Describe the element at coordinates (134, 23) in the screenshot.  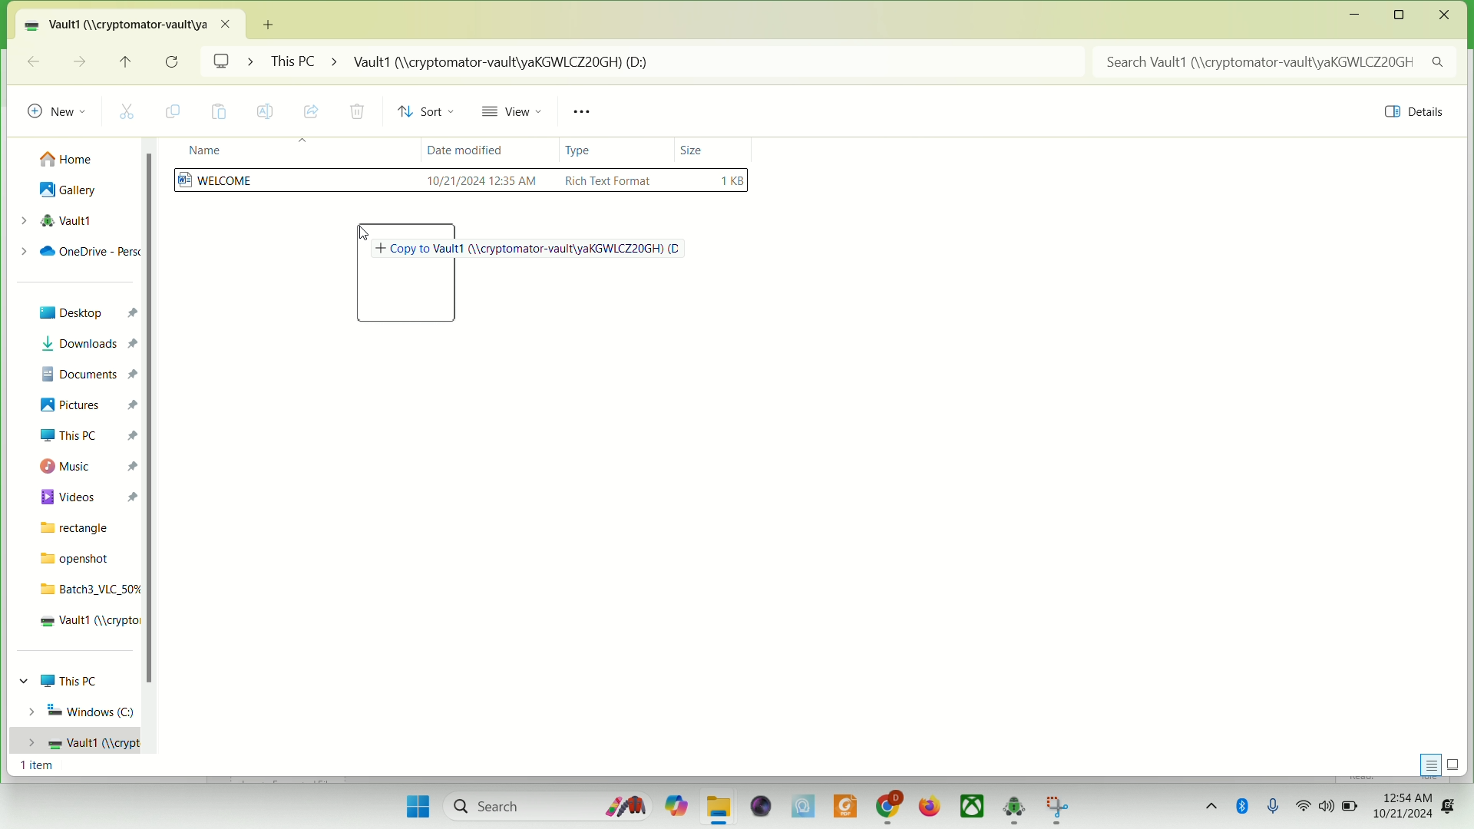
I see `vault1 location` at that location.